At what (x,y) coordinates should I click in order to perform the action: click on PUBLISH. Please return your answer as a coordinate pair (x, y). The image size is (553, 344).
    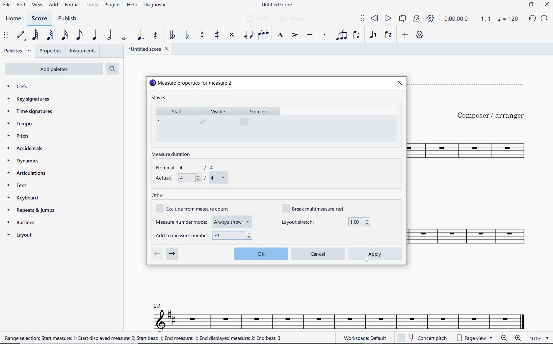
    Looking at the image, I should click on (67, 19).